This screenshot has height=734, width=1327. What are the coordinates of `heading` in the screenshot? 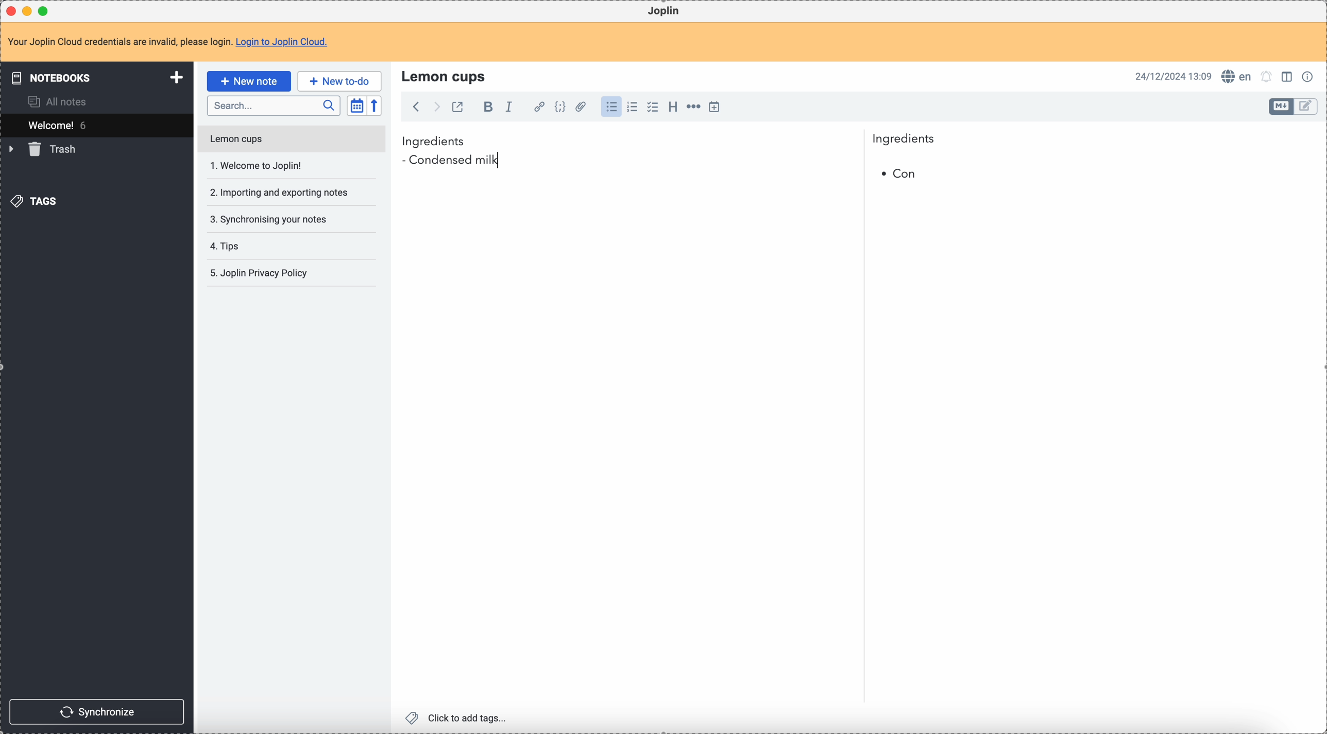 It's located at (673, 106).